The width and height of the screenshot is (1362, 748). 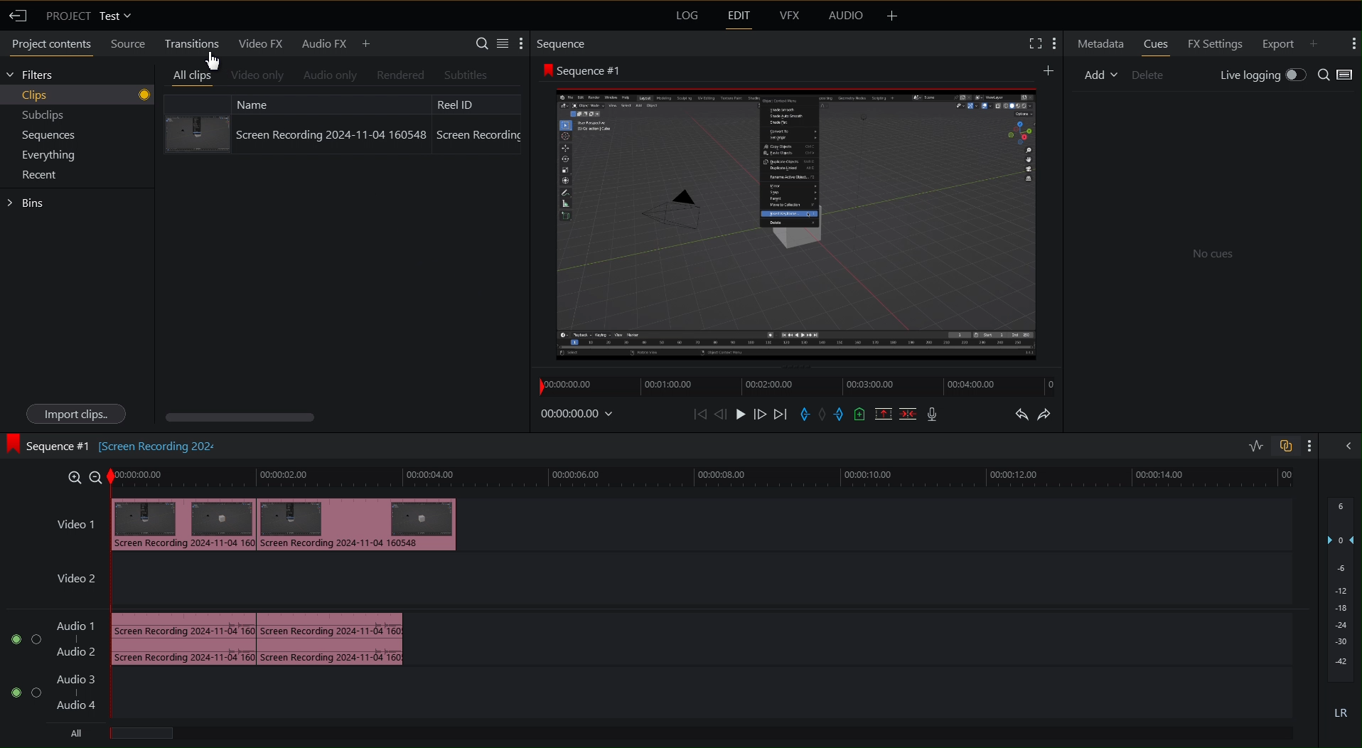 What do you see at coordinates (192, 127) in the screenshot?
I see `Clip` at bounding box center [192, 127].